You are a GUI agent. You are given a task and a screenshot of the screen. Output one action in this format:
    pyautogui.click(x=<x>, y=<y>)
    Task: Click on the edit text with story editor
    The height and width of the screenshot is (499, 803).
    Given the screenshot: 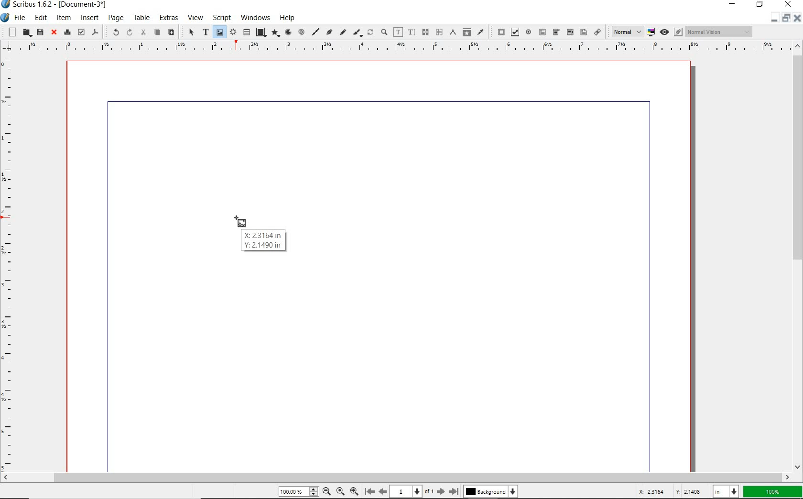 What is the action you would take?
    pyautogui.click(x=411, y=32)
    